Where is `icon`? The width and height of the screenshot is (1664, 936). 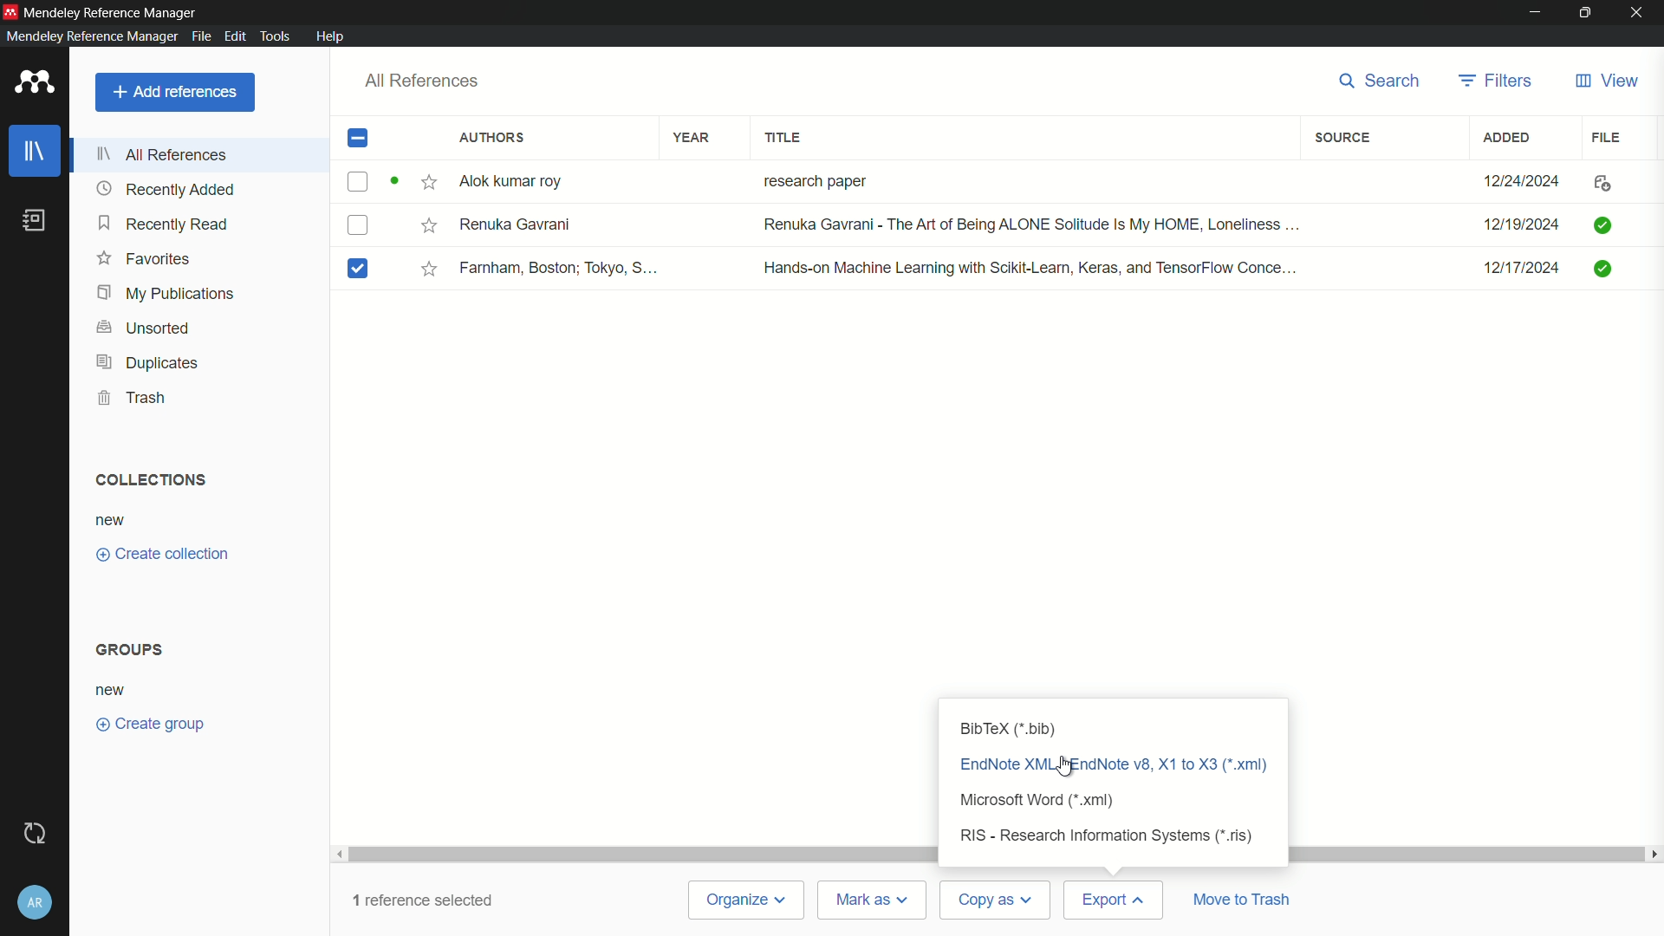
icon is located at coordinates (1602, 225).